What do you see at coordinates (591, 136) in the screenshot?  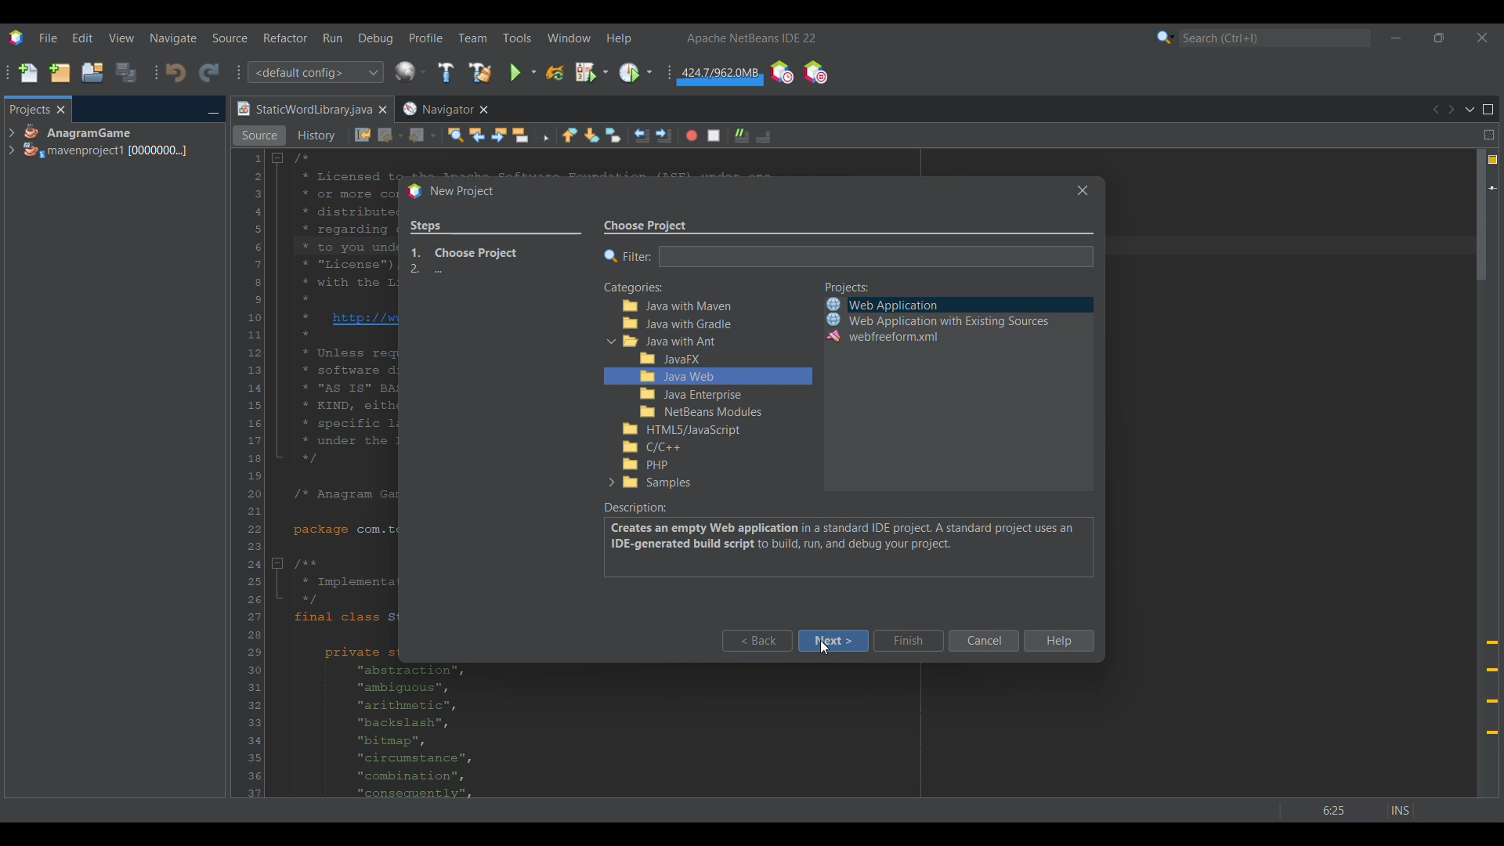 I see `Next bookmark` at bounding box center [591, 136].